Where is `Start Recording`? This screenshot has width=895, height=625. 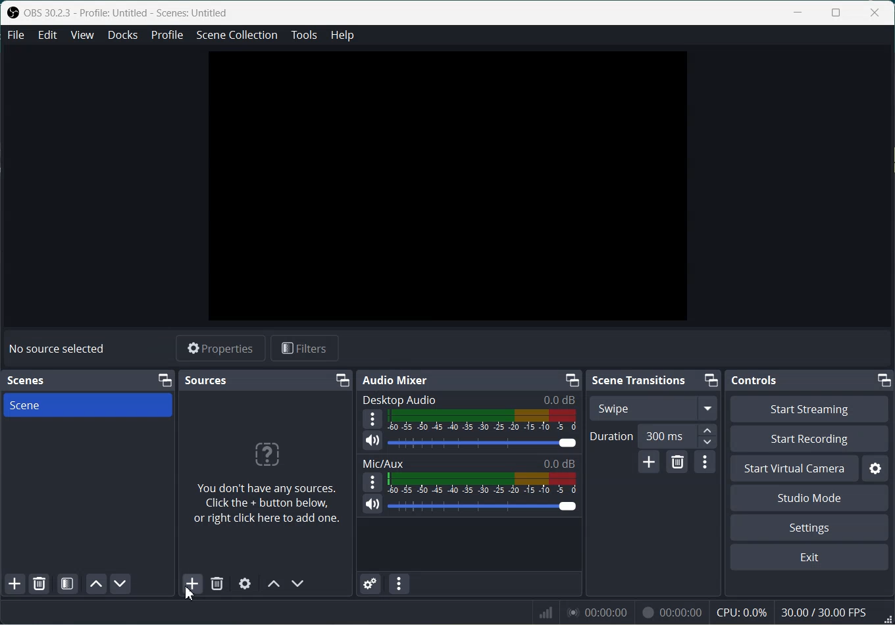 Start Recording is located at coordinates (809, 439).